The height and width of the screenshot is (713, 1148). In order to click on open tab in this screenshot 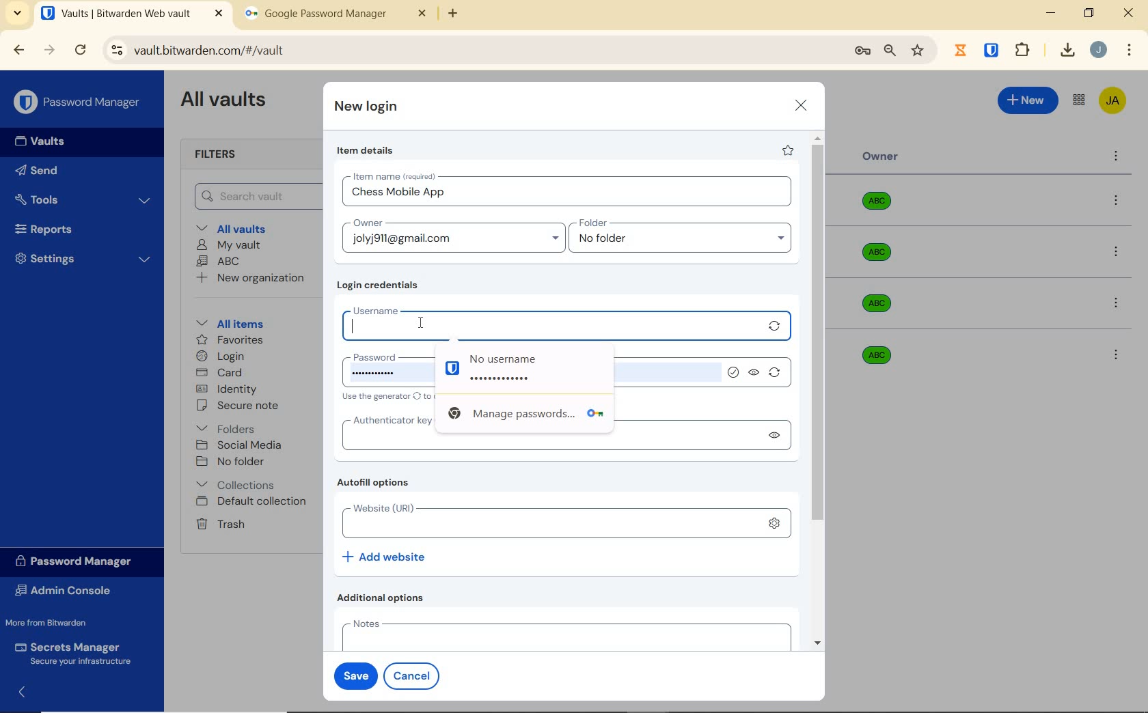, I will do `click(132, 14)`.